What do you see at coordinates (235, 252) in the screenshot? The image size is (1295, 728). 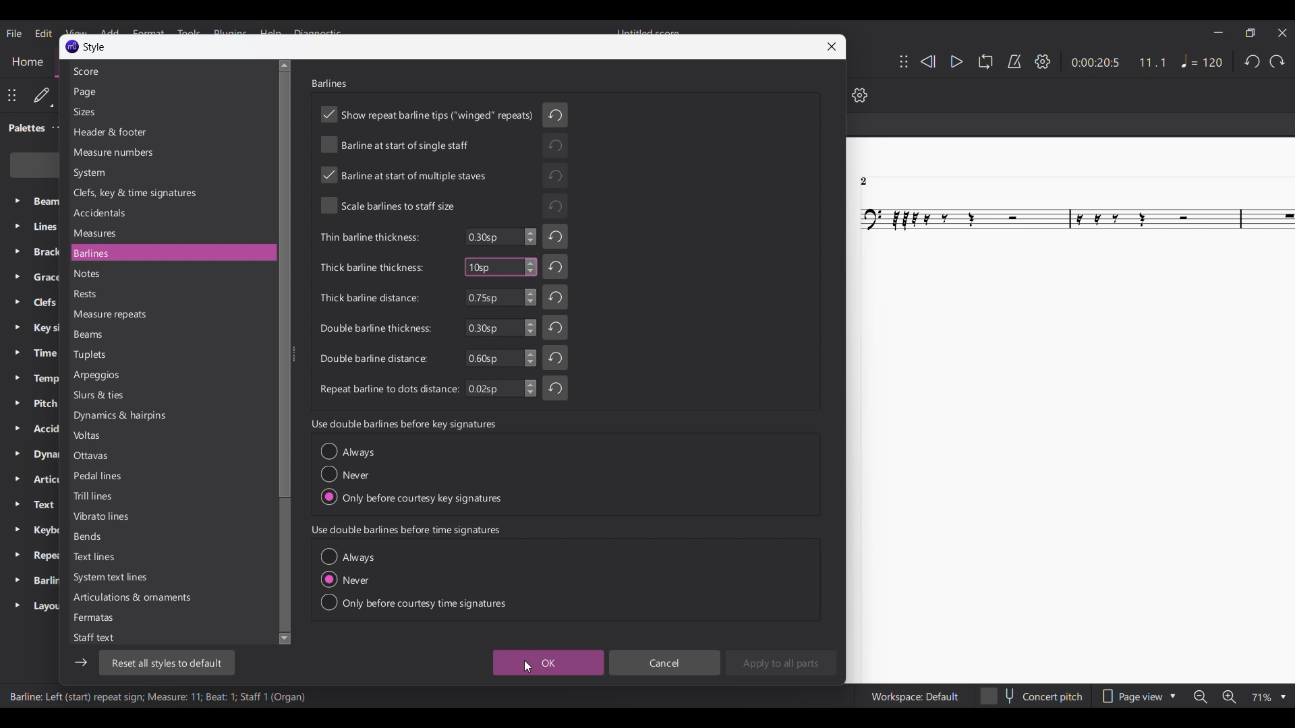 I see `Current selection highlighted` at bounding box center [235, 252].